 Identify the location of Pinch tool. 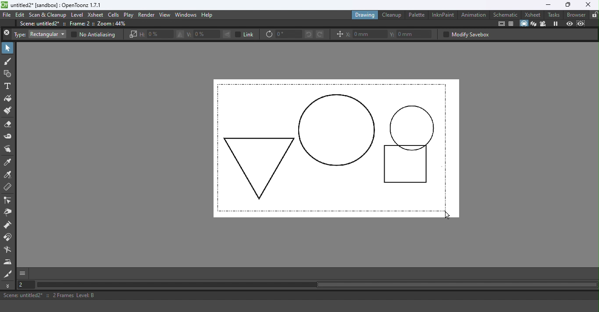
(8, 213).